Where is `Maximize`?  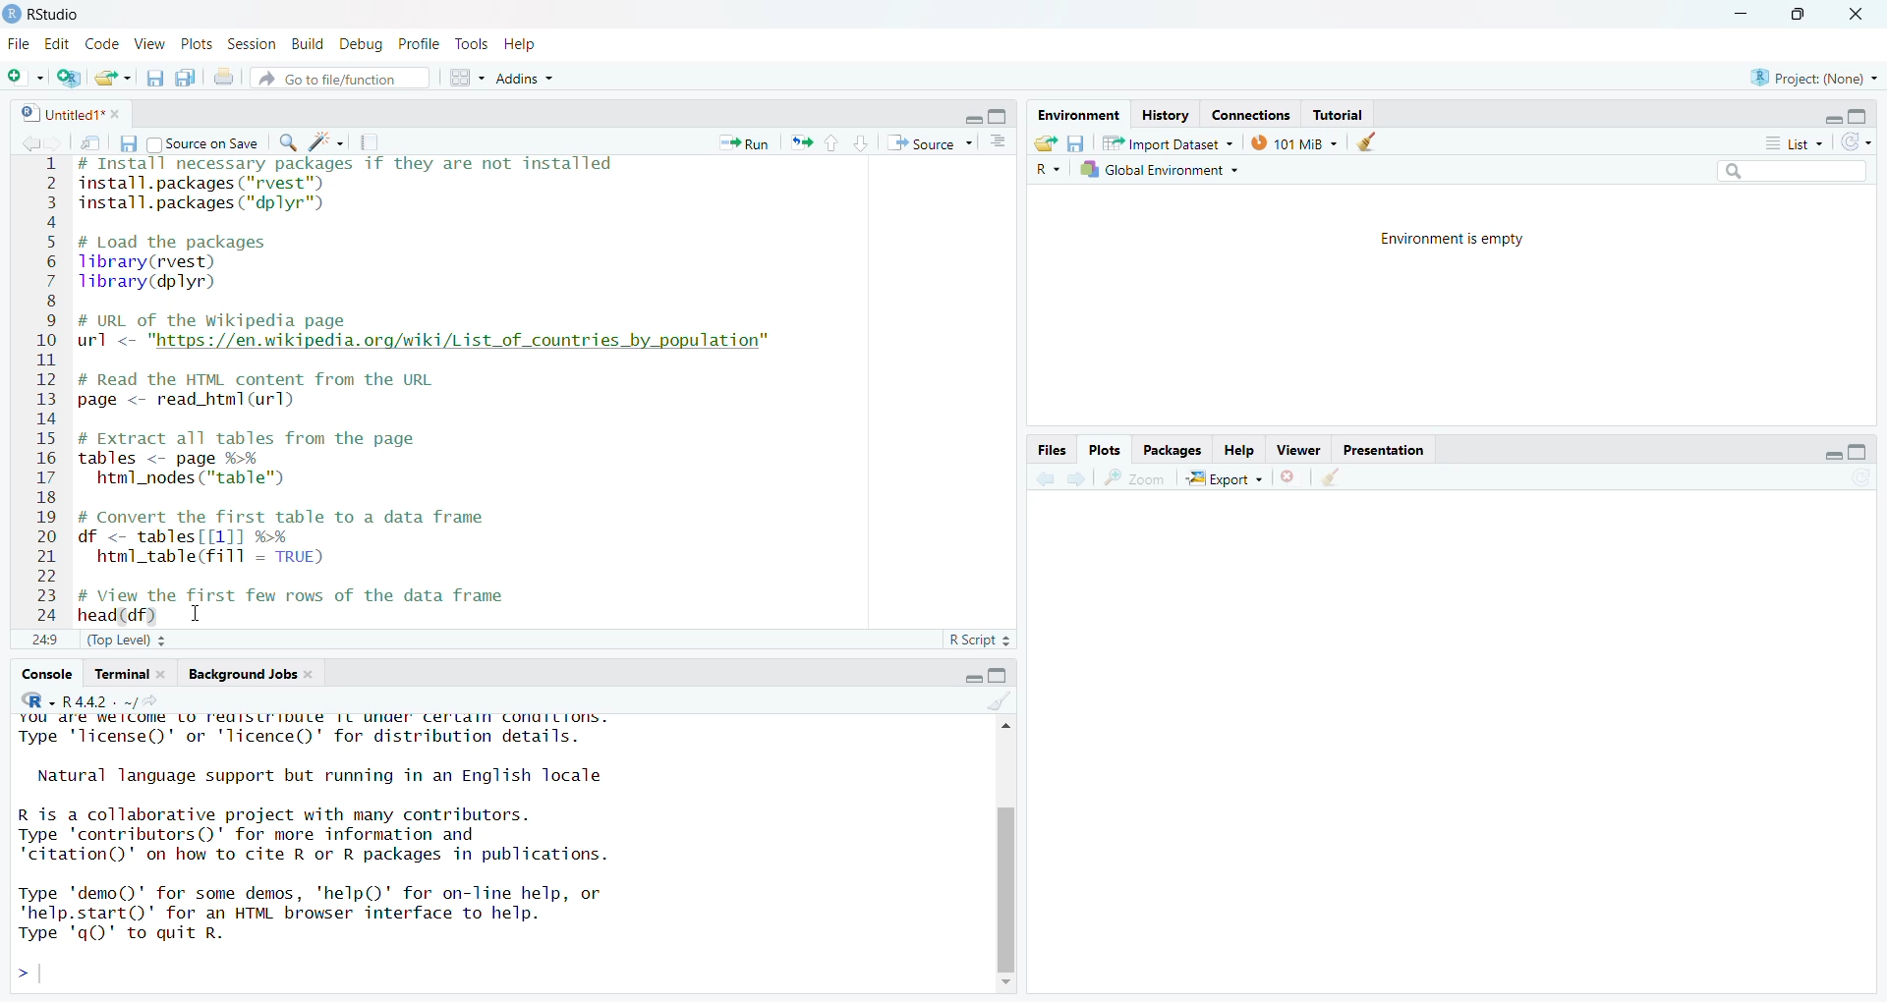
Maximize is located at coordinates (998, 676).